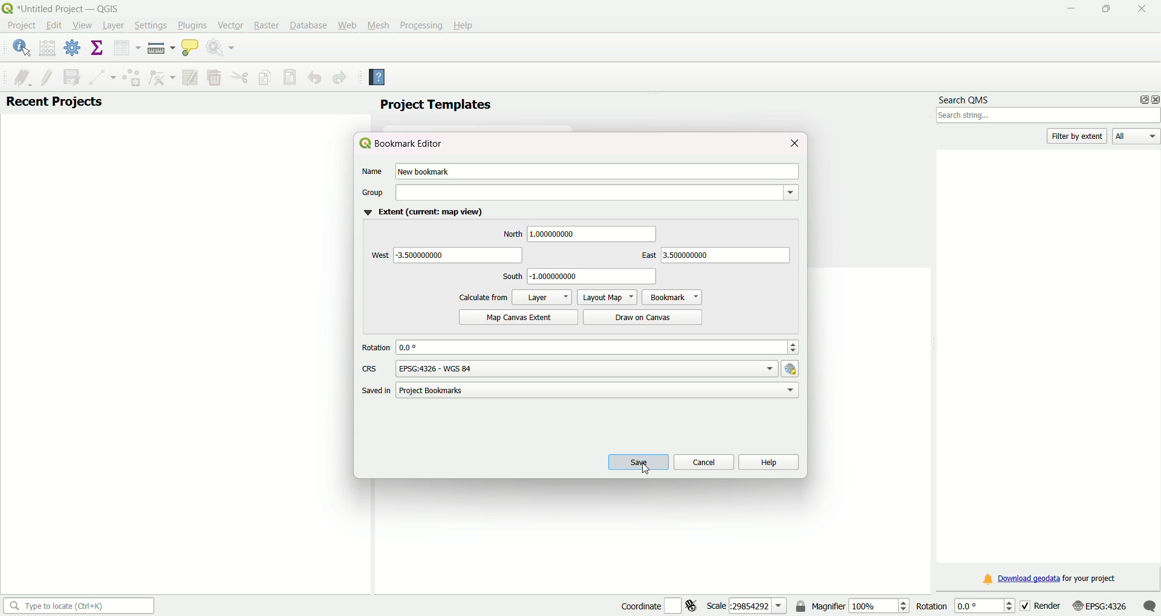 This screenshot has height=616, width=1161. I want to click on toggle edit, so click(47, 76).